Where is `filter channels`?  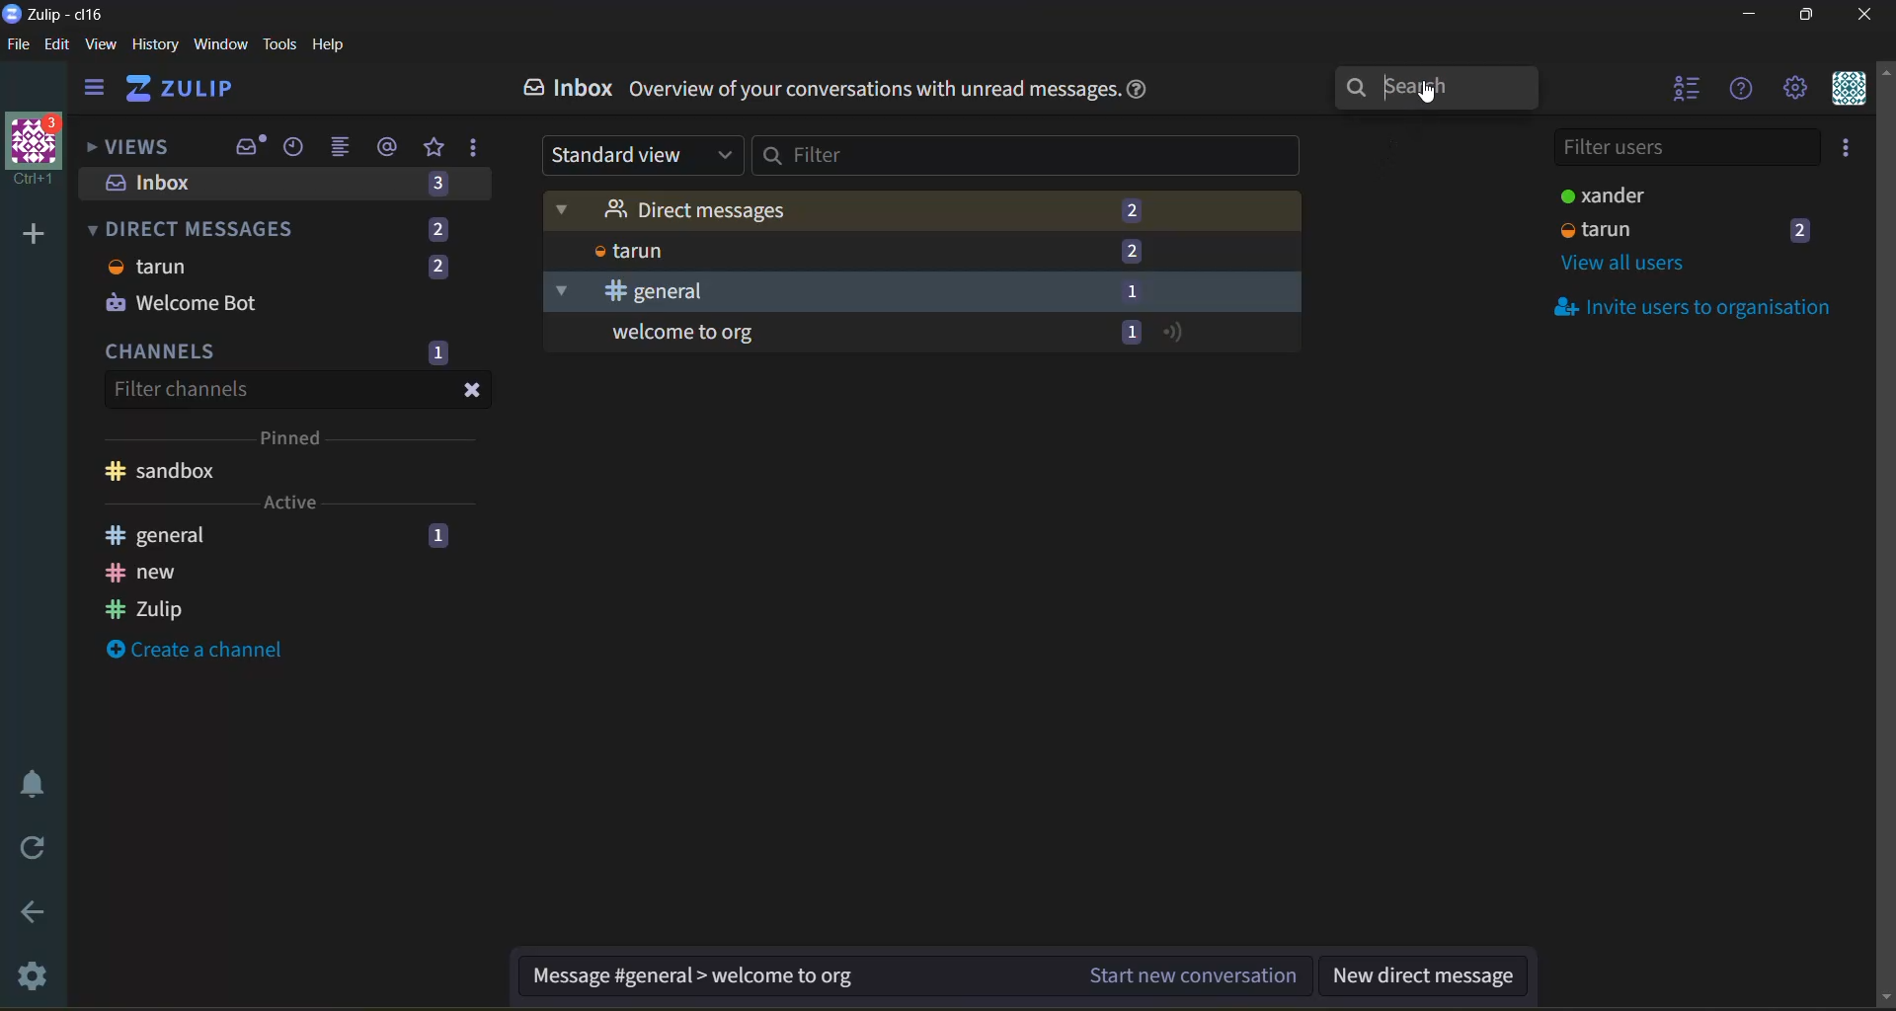 filter channels is located at coordinates (184, 391).